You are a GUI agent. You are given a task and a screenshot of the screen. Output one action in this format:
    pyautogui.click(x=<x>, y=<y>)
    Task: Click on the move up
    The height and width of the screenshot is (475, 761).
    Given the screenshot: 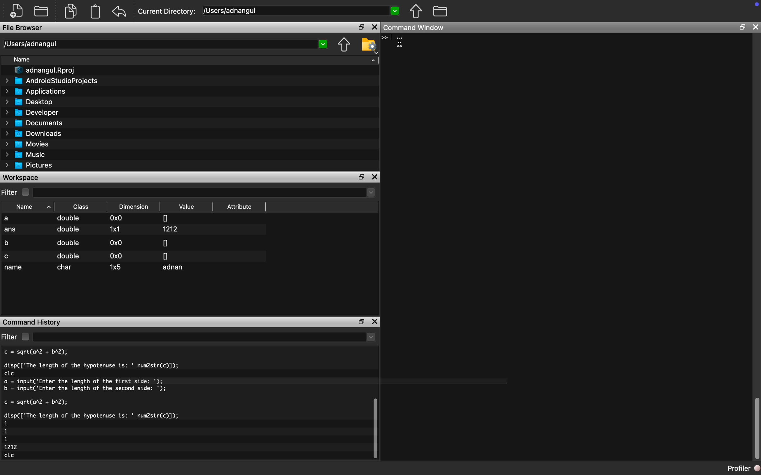 What is the action you would take?
    pyautogui.click(x=415, y=11)
    